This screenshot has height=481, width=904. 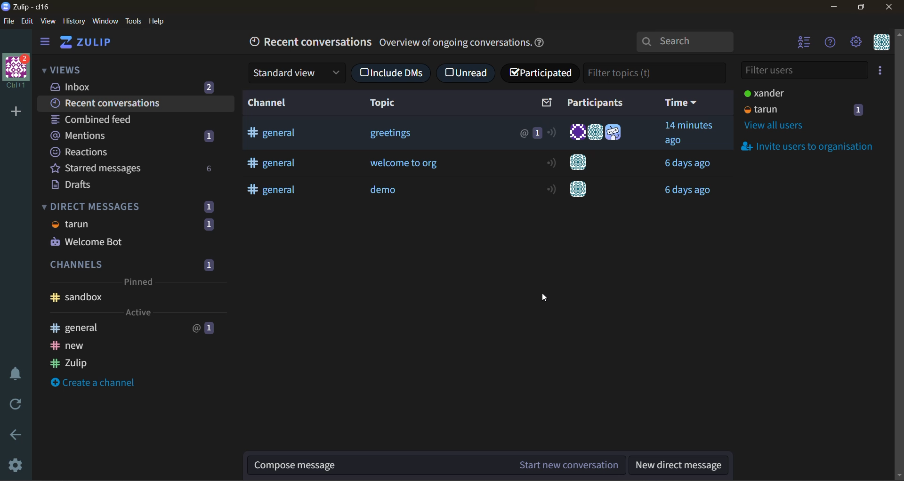 I want to click on settings, so click(x=14, y=467).